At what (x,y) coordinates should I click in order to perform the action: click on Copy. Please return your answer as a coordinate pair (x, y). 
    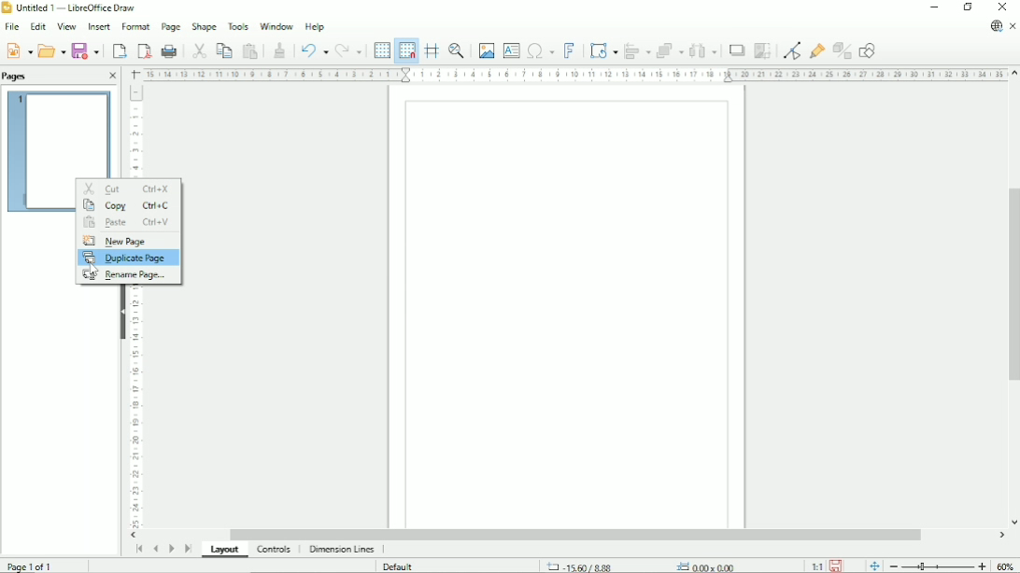
    Looking at the image, I should click on (223, 49).